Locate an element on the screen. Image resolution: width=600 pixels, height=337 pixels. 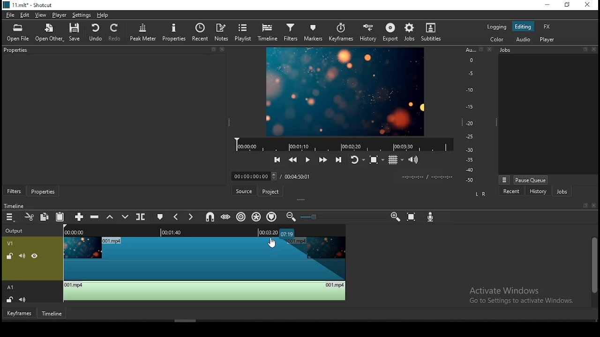
elapsed time is located at coordinates (252, 177).